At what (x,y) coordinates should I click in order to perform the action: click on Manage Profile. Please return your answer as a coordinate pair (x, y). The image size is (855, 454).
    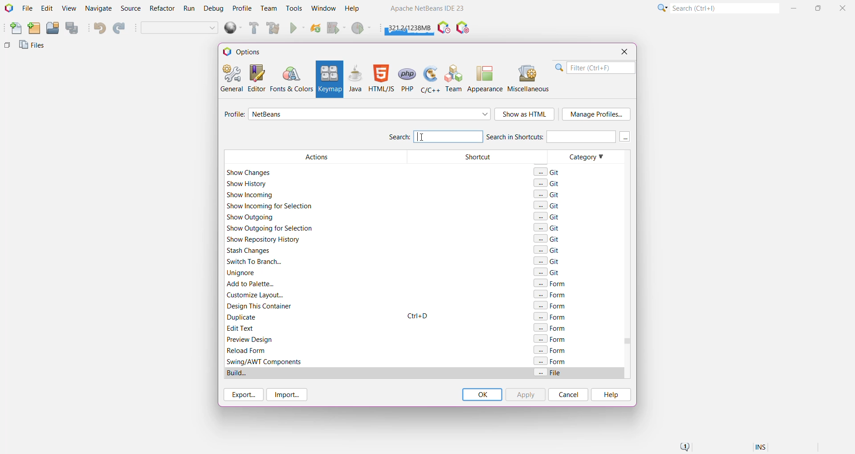
    Looking at the image, I should click on (596, 114).